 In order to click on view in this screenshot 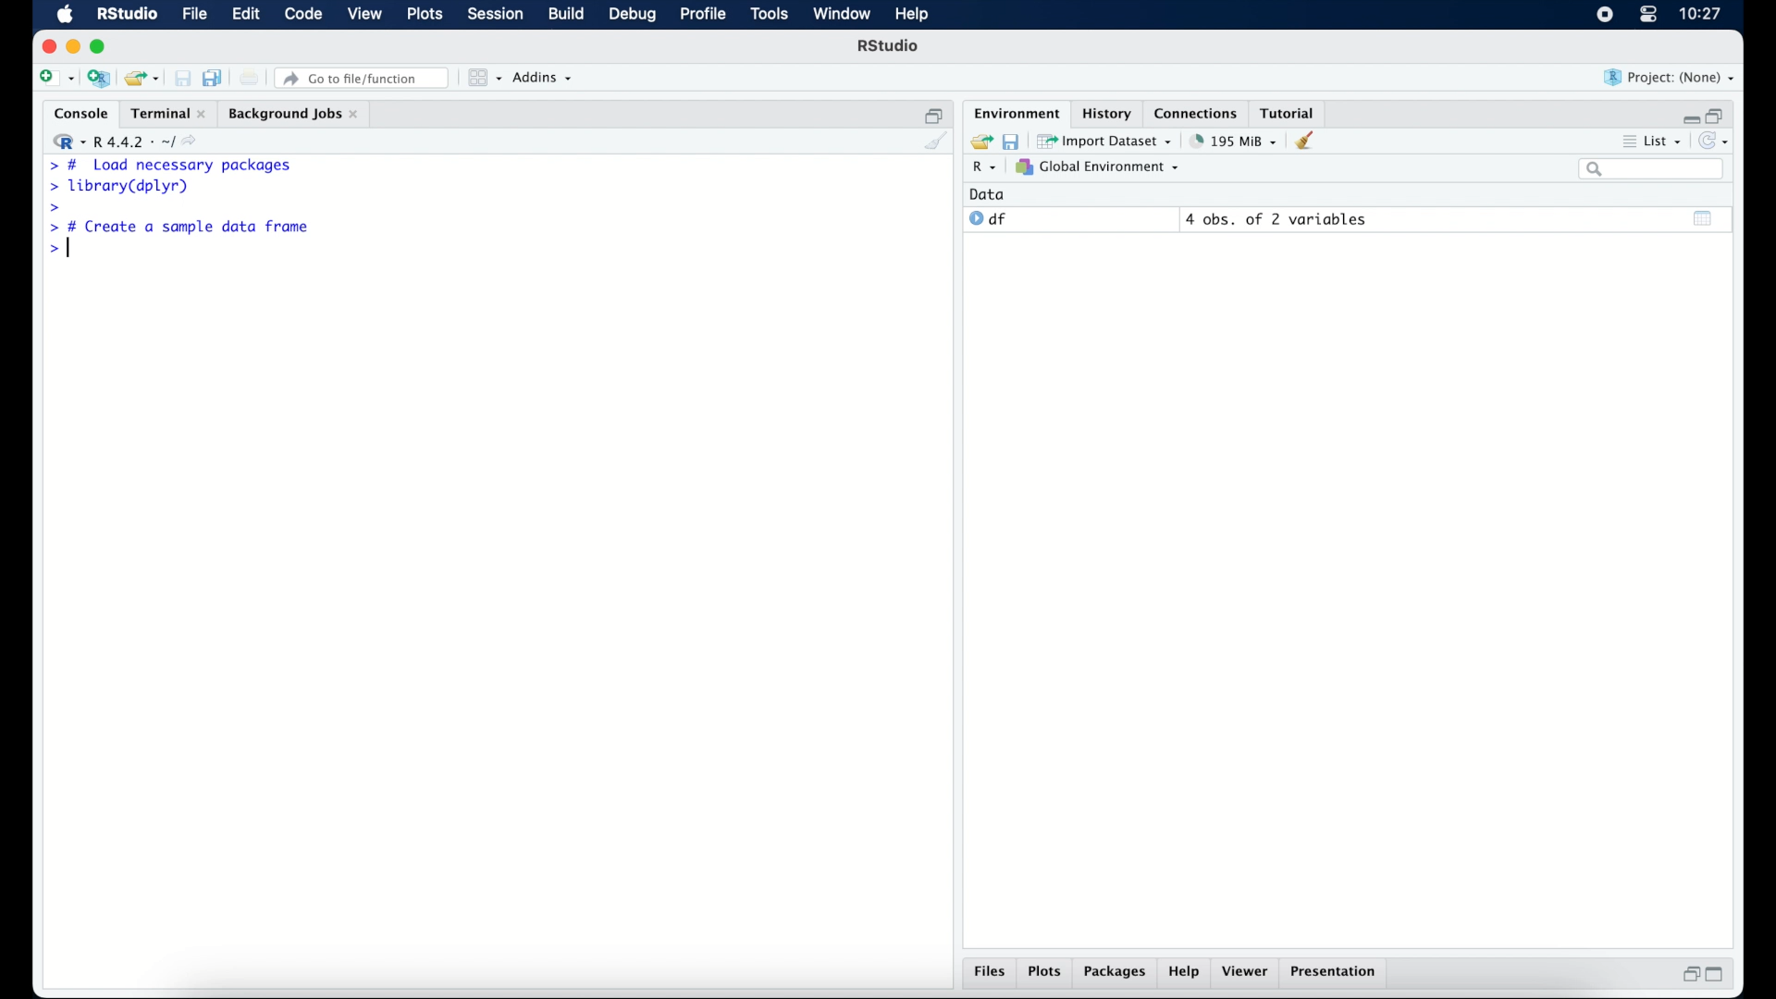, I will do `click(365, 16)`.